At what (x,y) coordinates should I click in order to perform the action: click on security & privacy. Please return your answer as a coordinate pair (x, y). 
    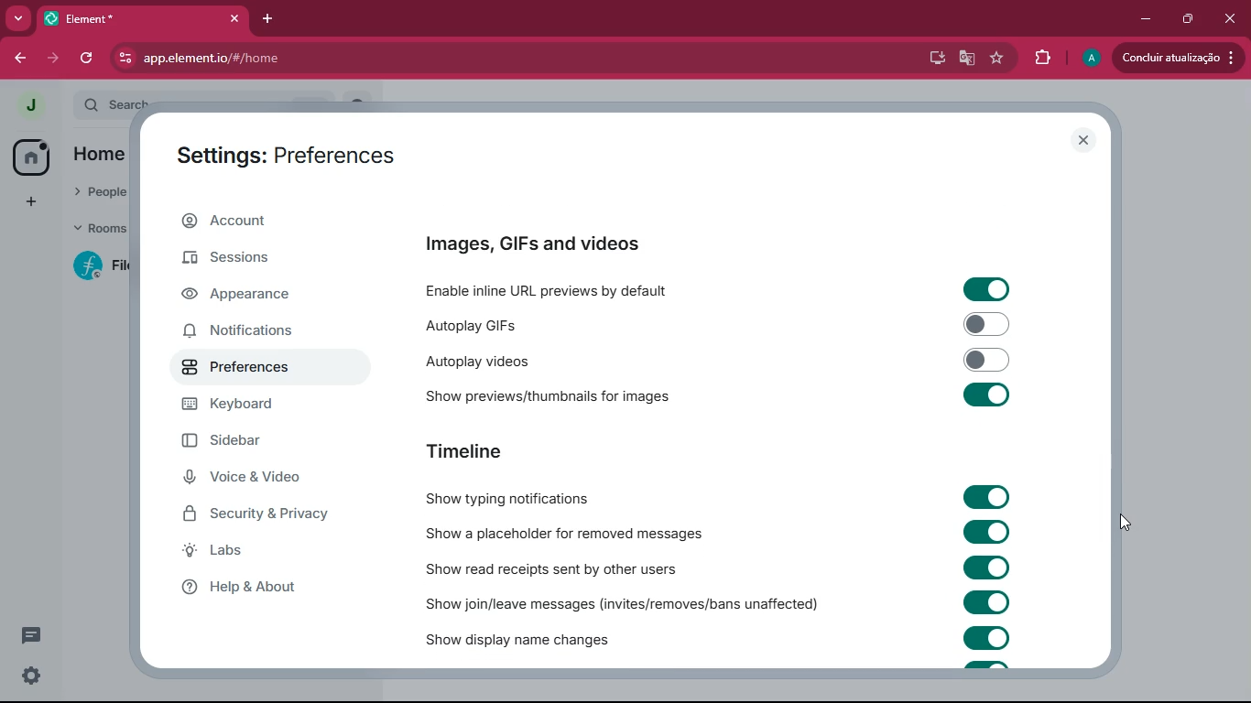
    Looking at the image, I should click on (267, 512).